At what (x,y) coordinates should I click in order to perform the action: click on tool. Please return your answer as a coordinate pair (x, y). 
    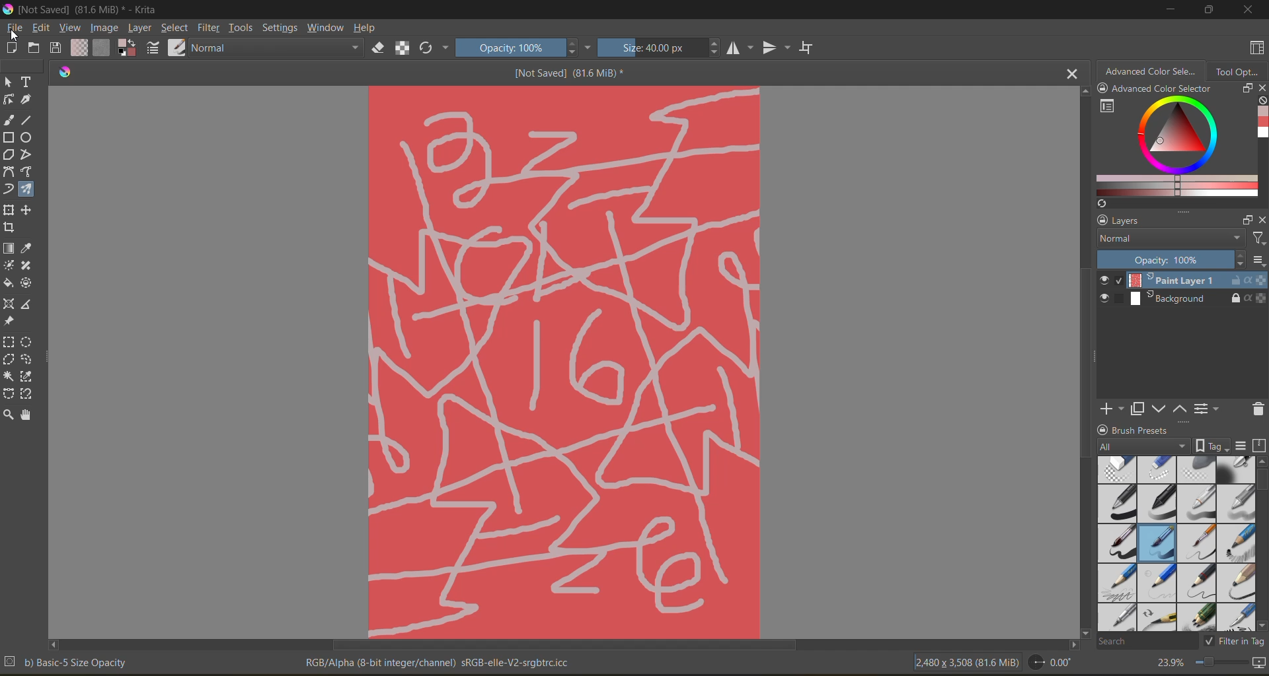
    Looking at the image, I should click on (8, 209).